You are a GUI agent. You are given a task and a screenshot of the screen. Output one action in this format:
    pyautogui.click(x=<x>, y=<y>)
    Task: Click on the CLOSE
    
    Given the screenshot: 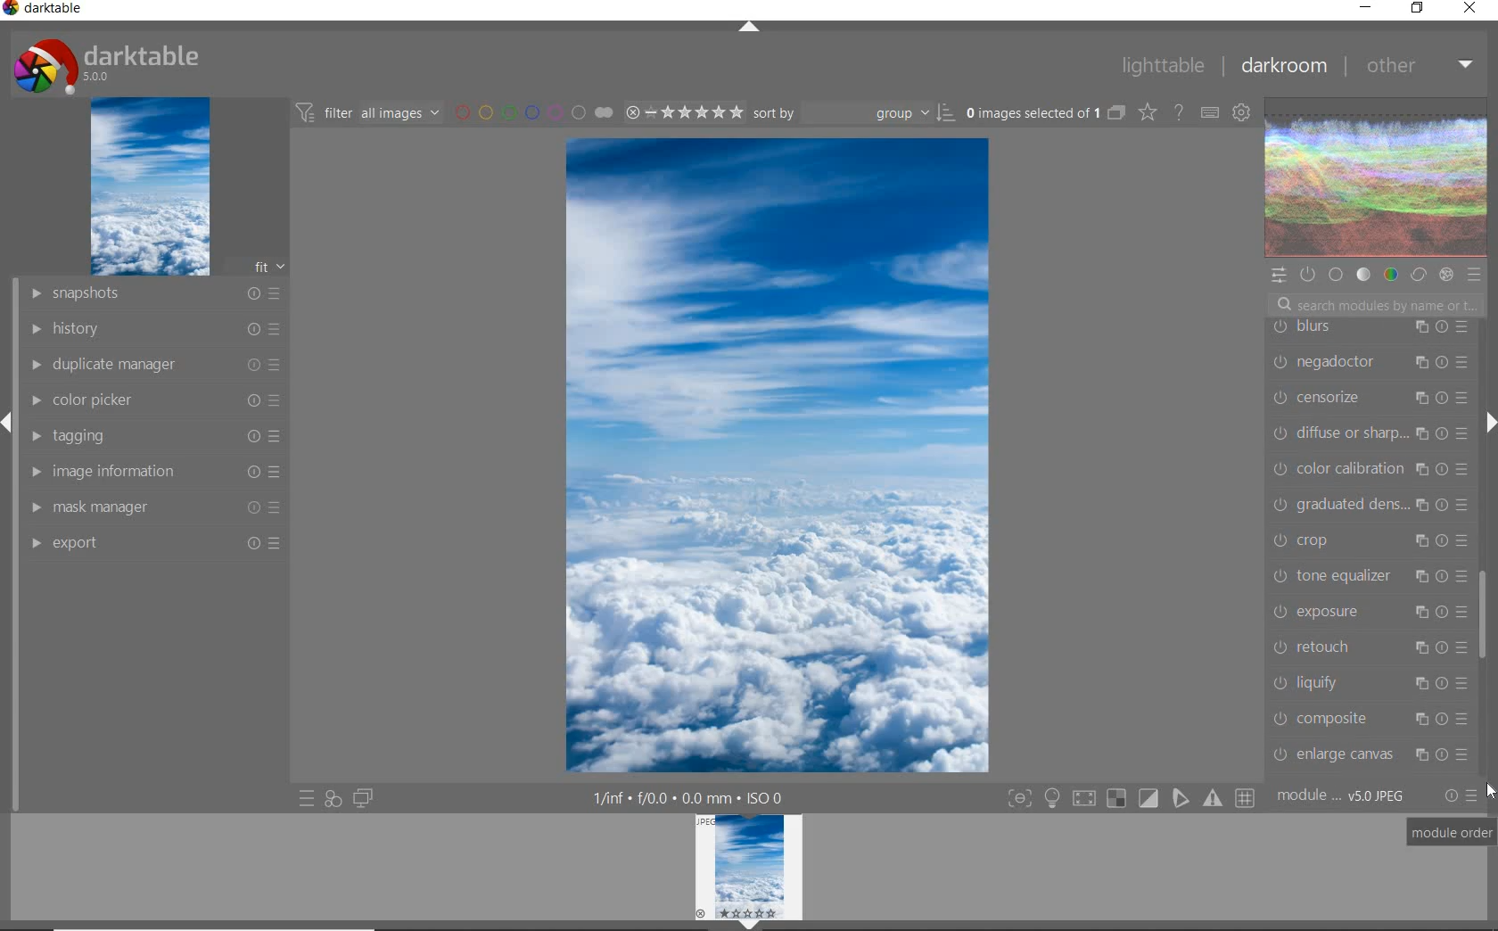 What is the action you would take?
    pyautogui.click(x=1470, y=9)
    